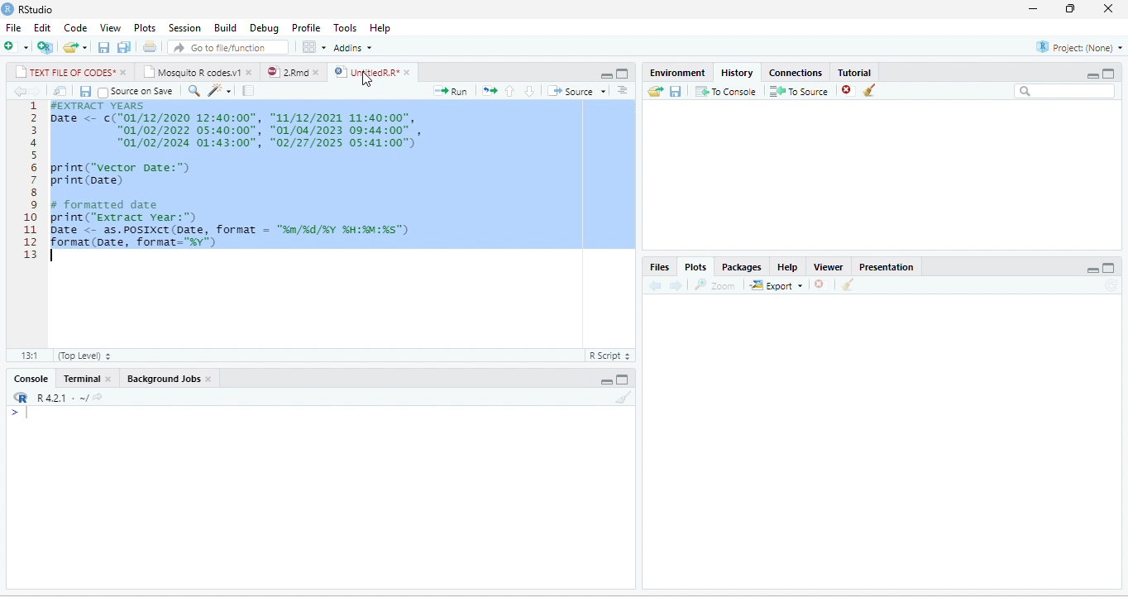  I want to click on close, so click(209, 379).